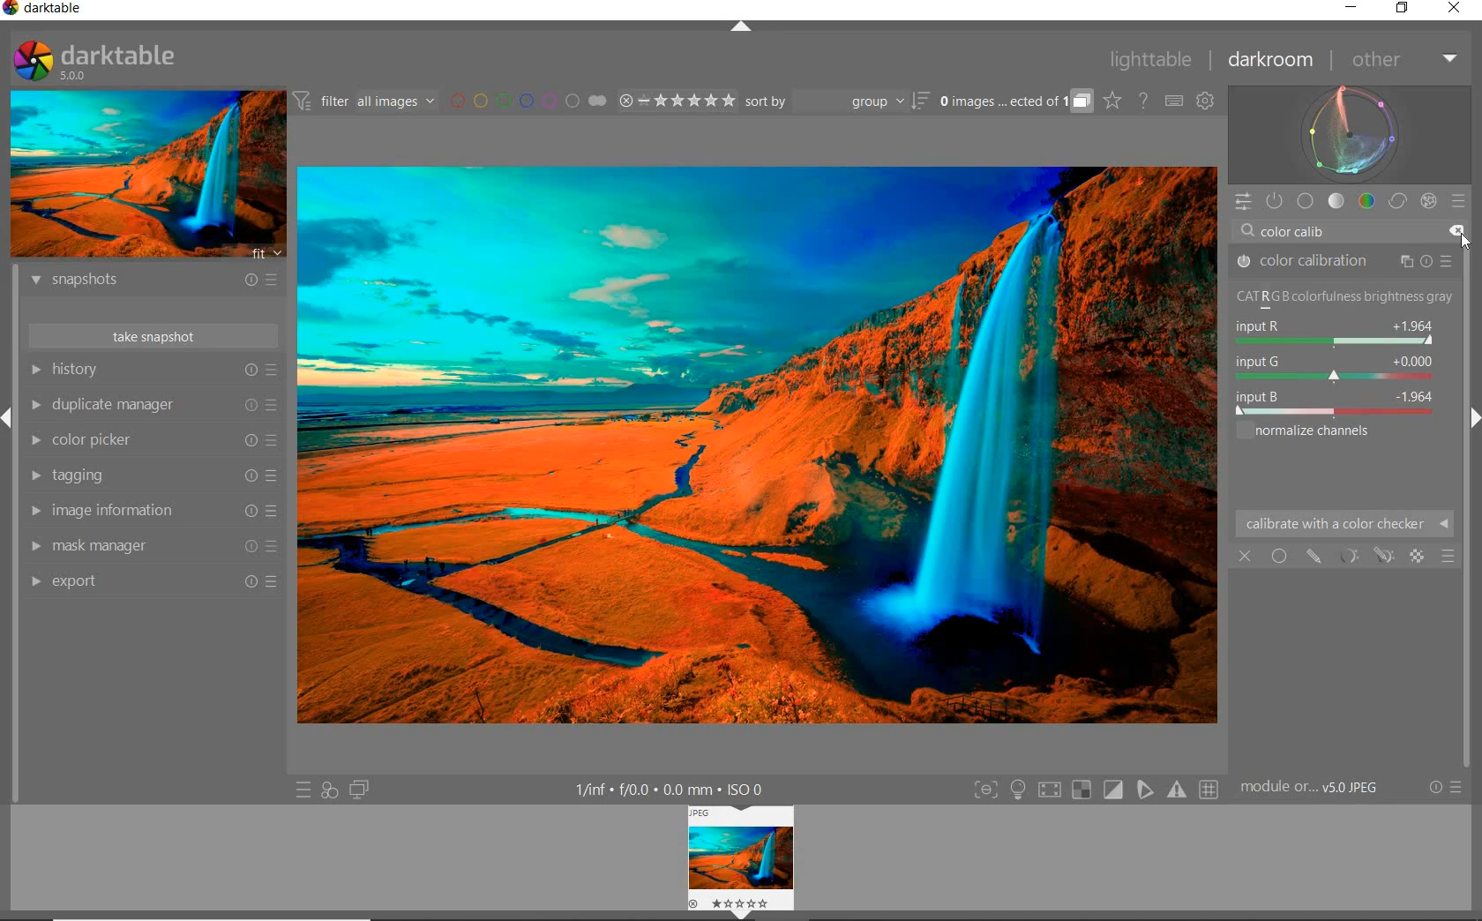 The height and width of the screenshot is (921, 1482). What do you see at coordinates (1306, 200) in the screenshot?
I see `base` at bounding box center [1306, 200].